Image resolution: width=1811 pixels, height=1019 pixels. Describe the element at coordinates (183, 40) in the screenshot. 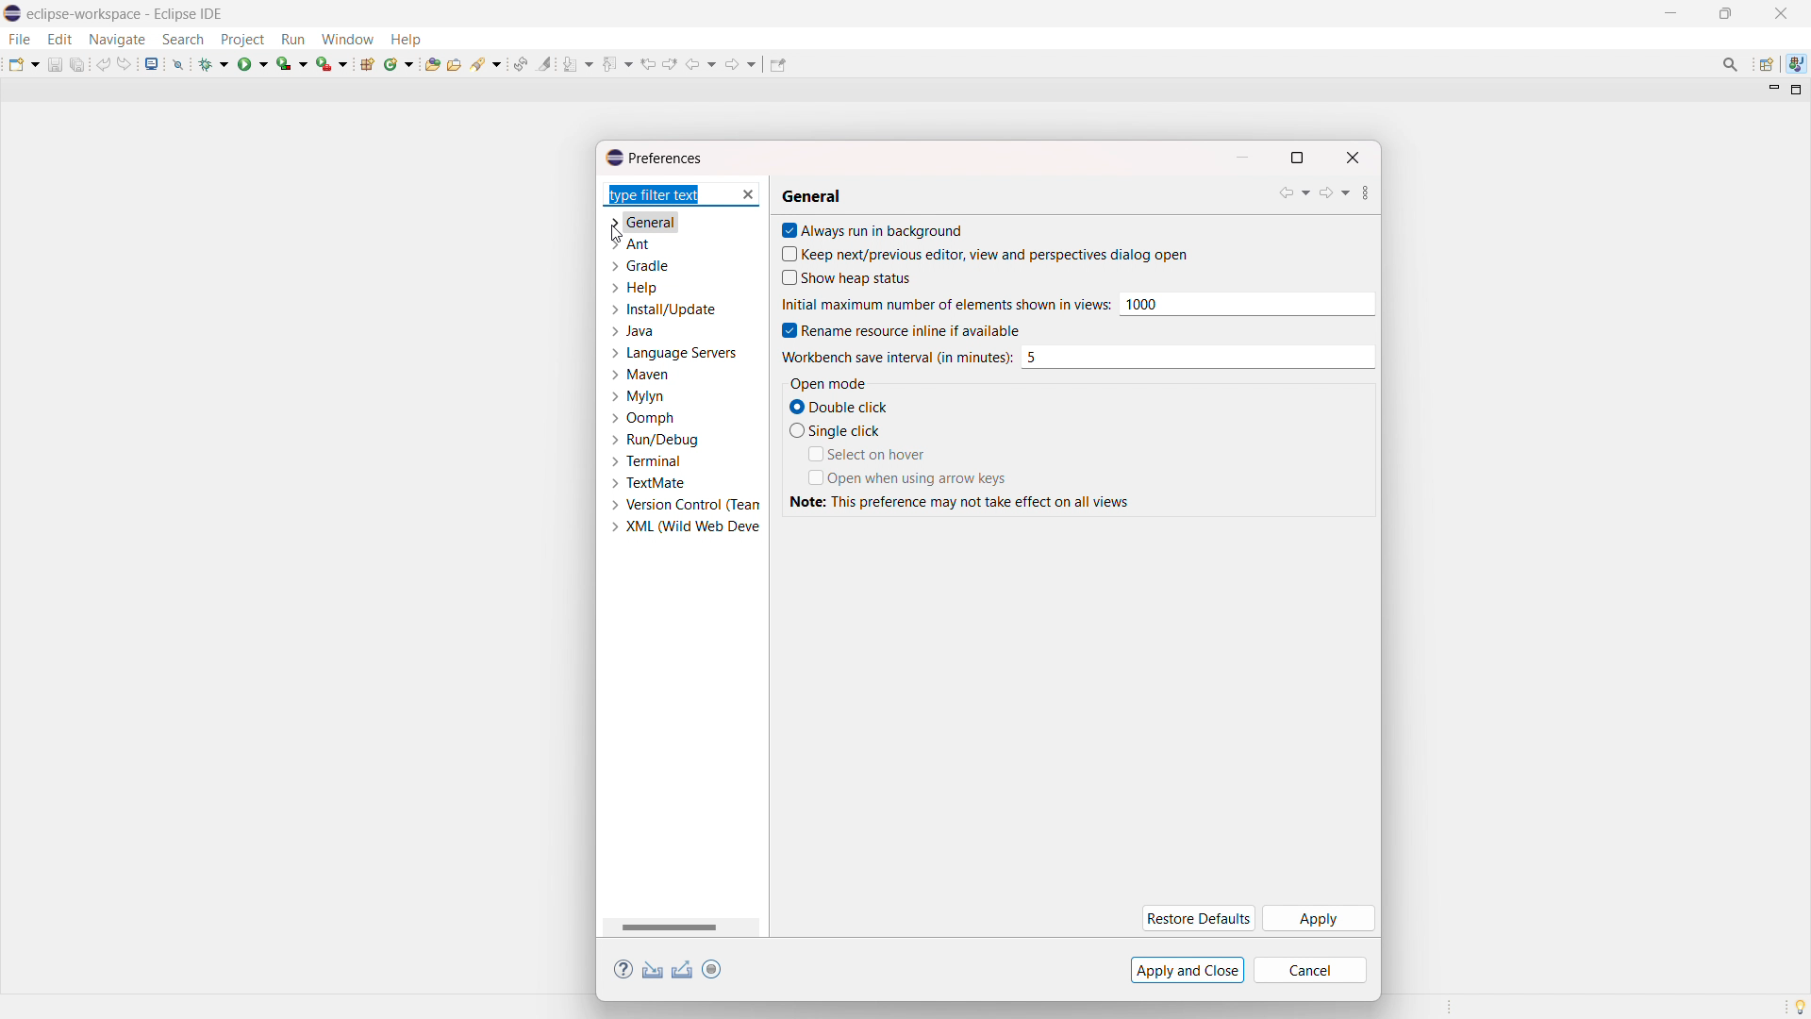

I see `search` at that location.